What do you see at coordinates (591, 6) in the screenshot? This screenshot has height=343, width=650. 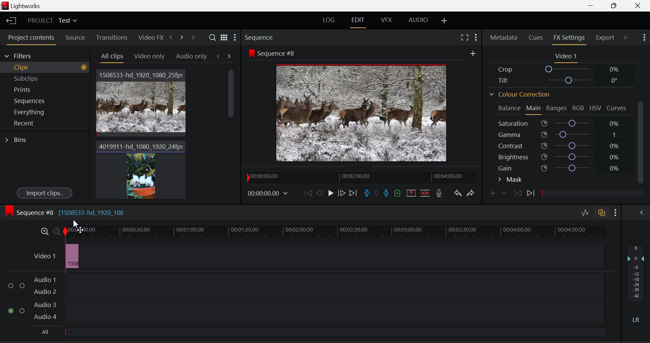 I see `Restore Down` at bounding box center [591, 6].